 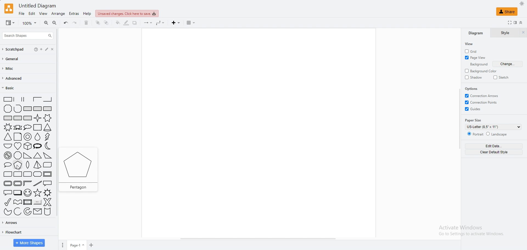 What do you see at coordinates (18, 174) in the screenshot?
I see `corner rounded rectangle` at bounding box center [18, 174].